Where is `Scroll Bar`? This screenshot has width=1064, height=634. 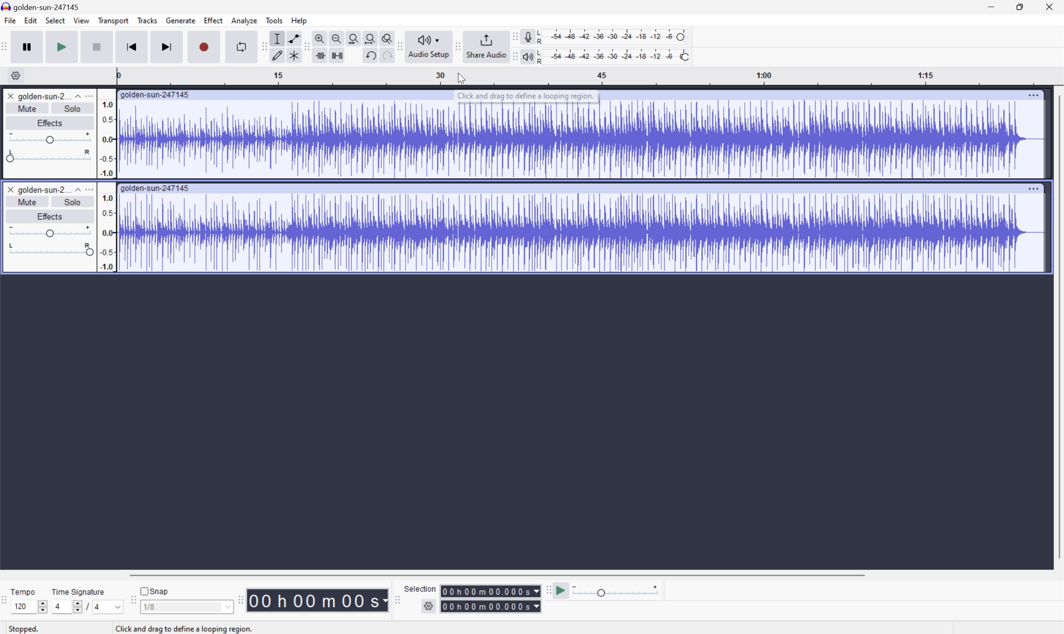
Scroll Bar is located at coordinates (1057, 326).